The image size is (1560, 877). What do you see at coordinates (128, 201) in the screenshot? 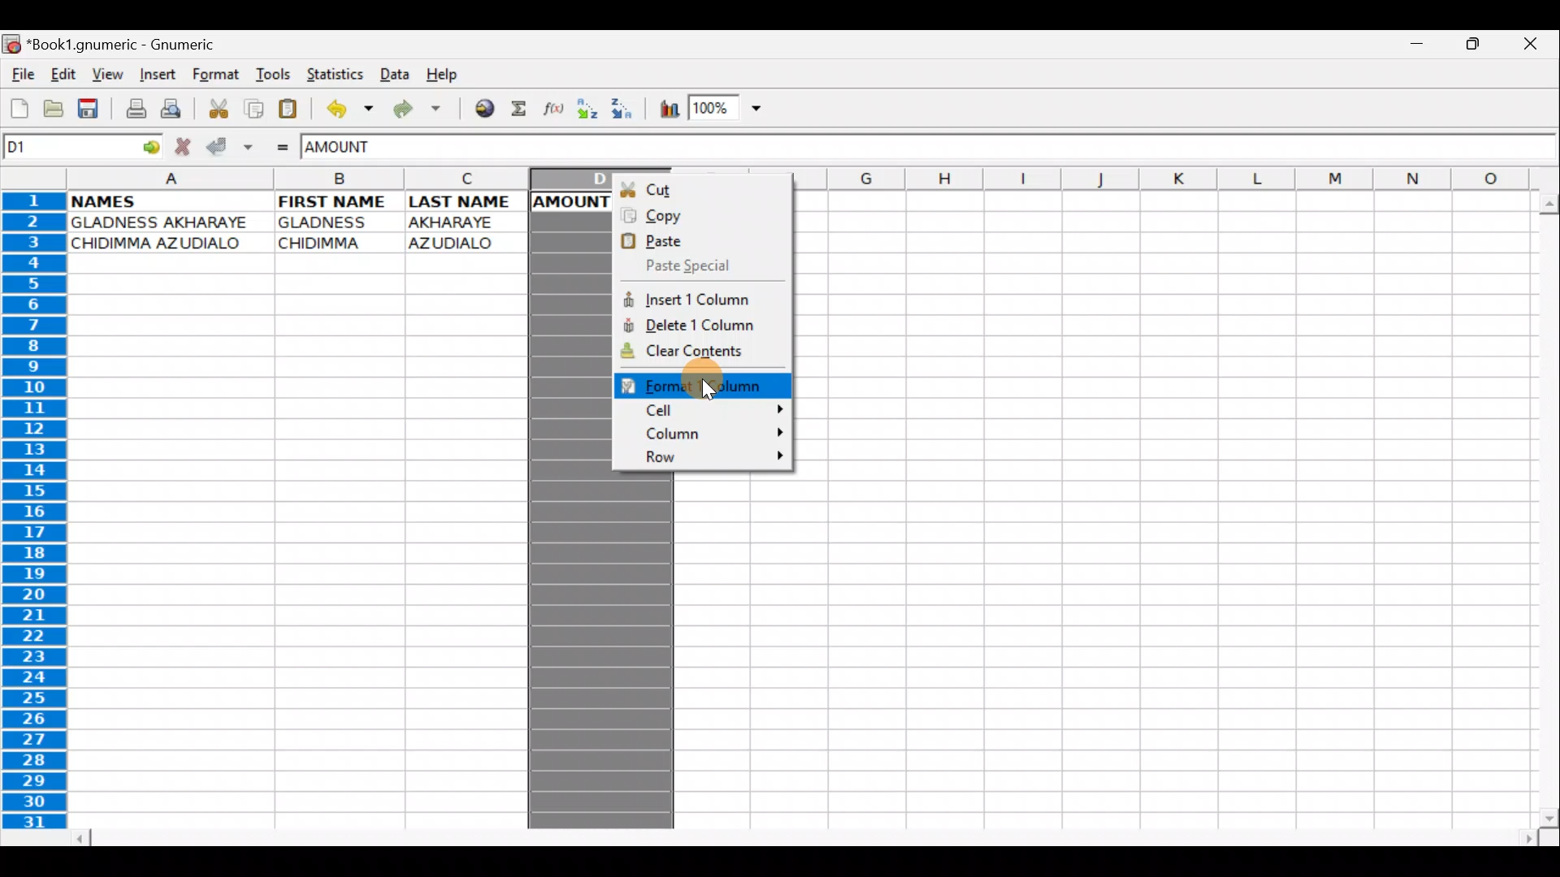
I see `NAMES` at bounding box center [128, 201].